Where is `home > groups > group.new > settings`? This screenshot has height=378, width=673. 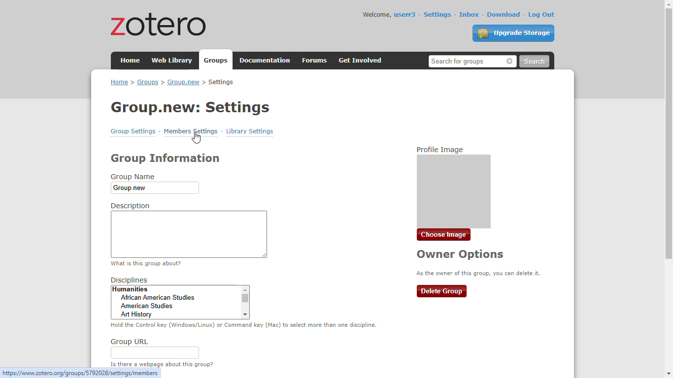 home > groups > group.new > settings is located at coordinates (172, 82).